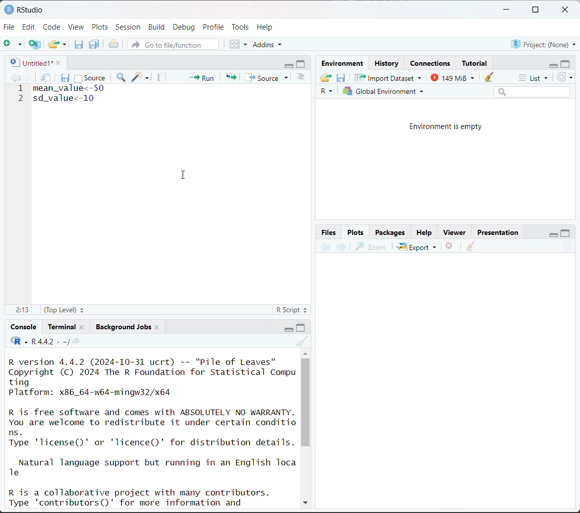 This screenshot has height=513, width=580. I want to click on refresh the list, so click(565, 77).